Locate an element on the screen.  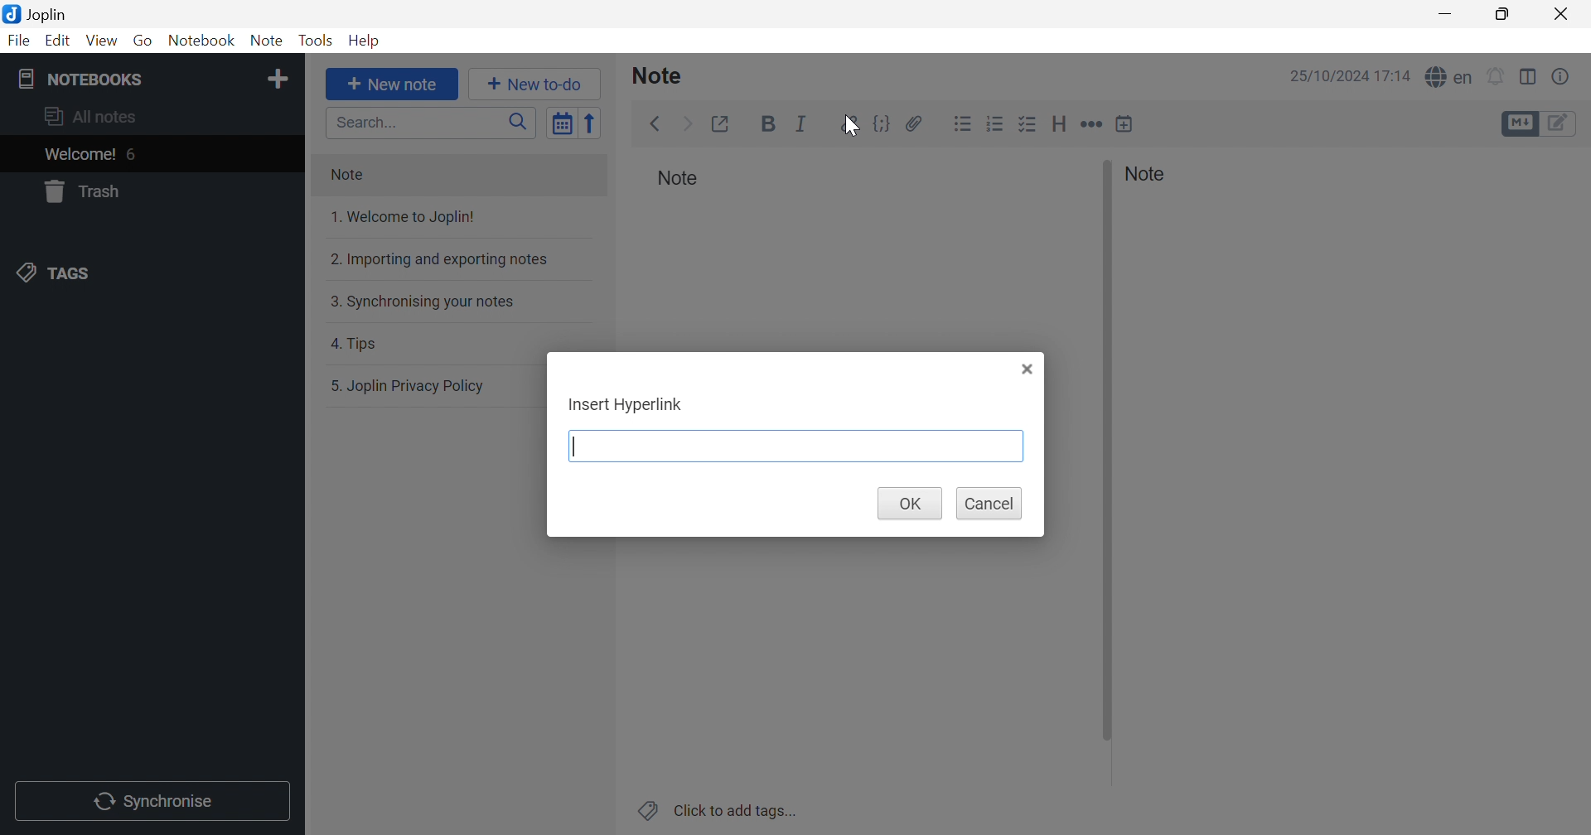
View is located at coordinates (102, 41).